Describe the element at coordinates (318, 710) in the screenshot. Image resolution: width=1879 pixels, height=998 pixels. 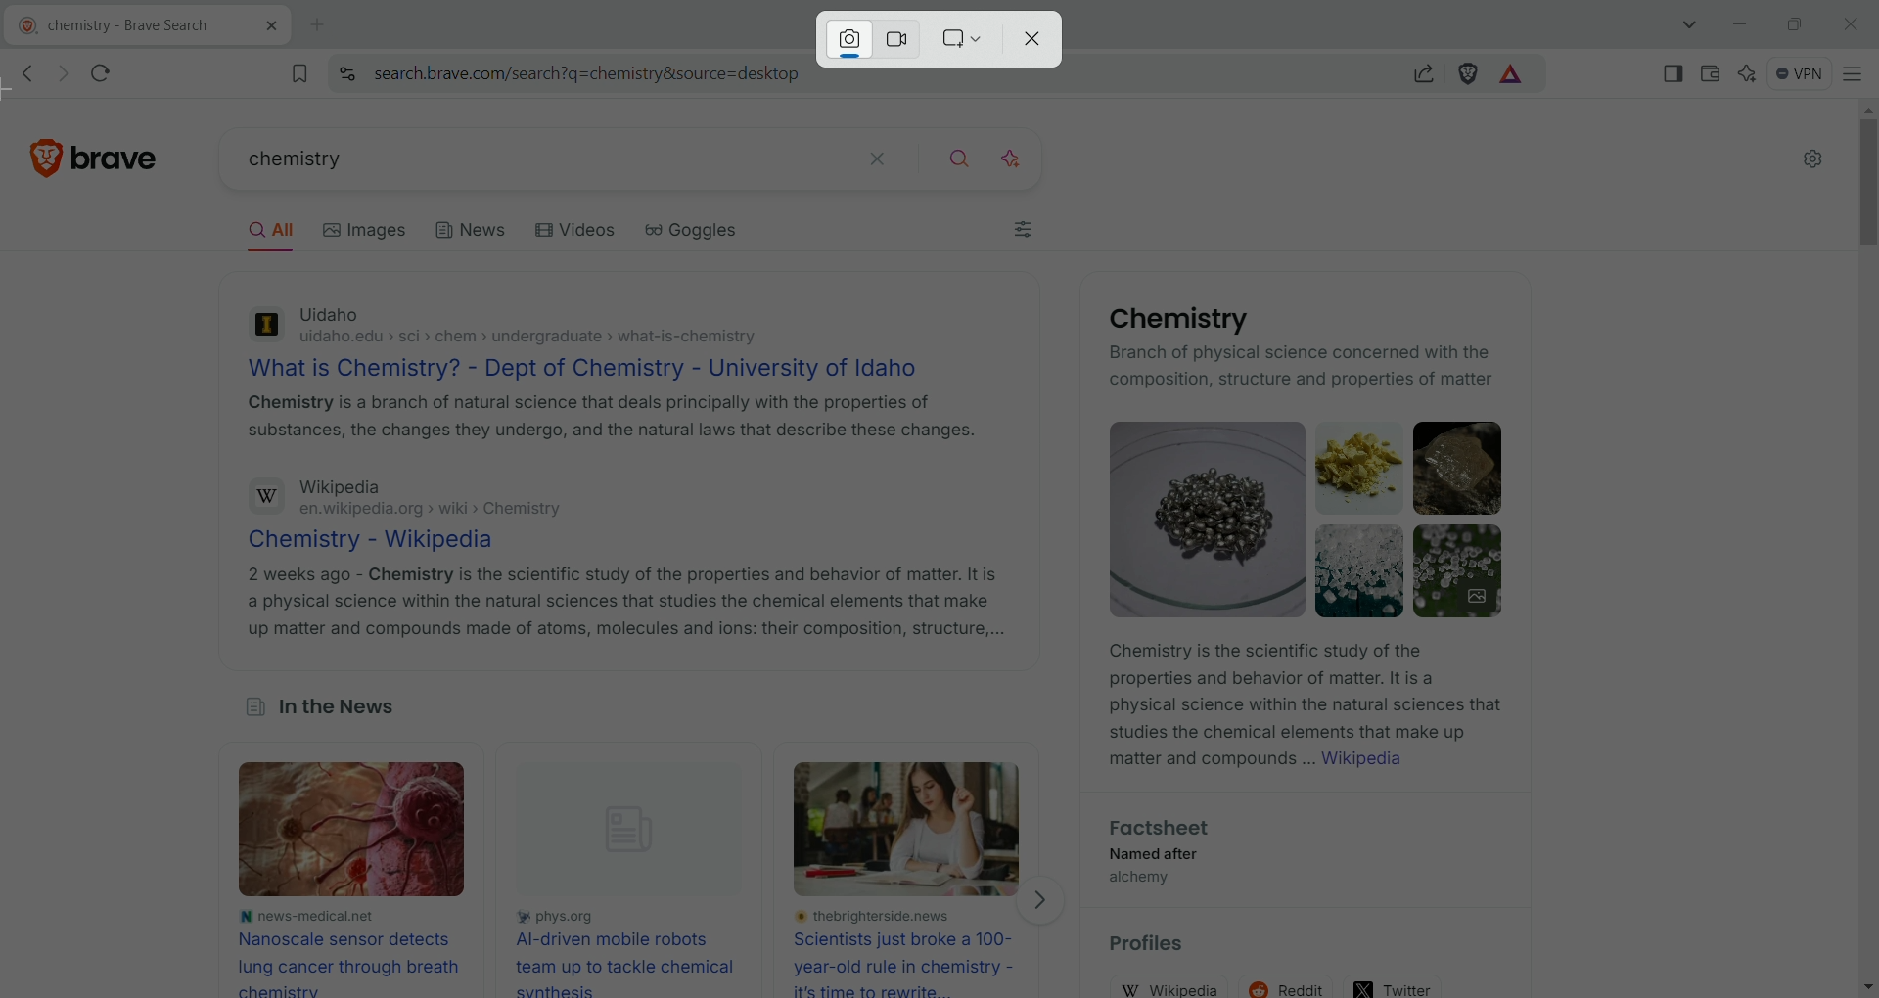
I see `In the News` at that location.